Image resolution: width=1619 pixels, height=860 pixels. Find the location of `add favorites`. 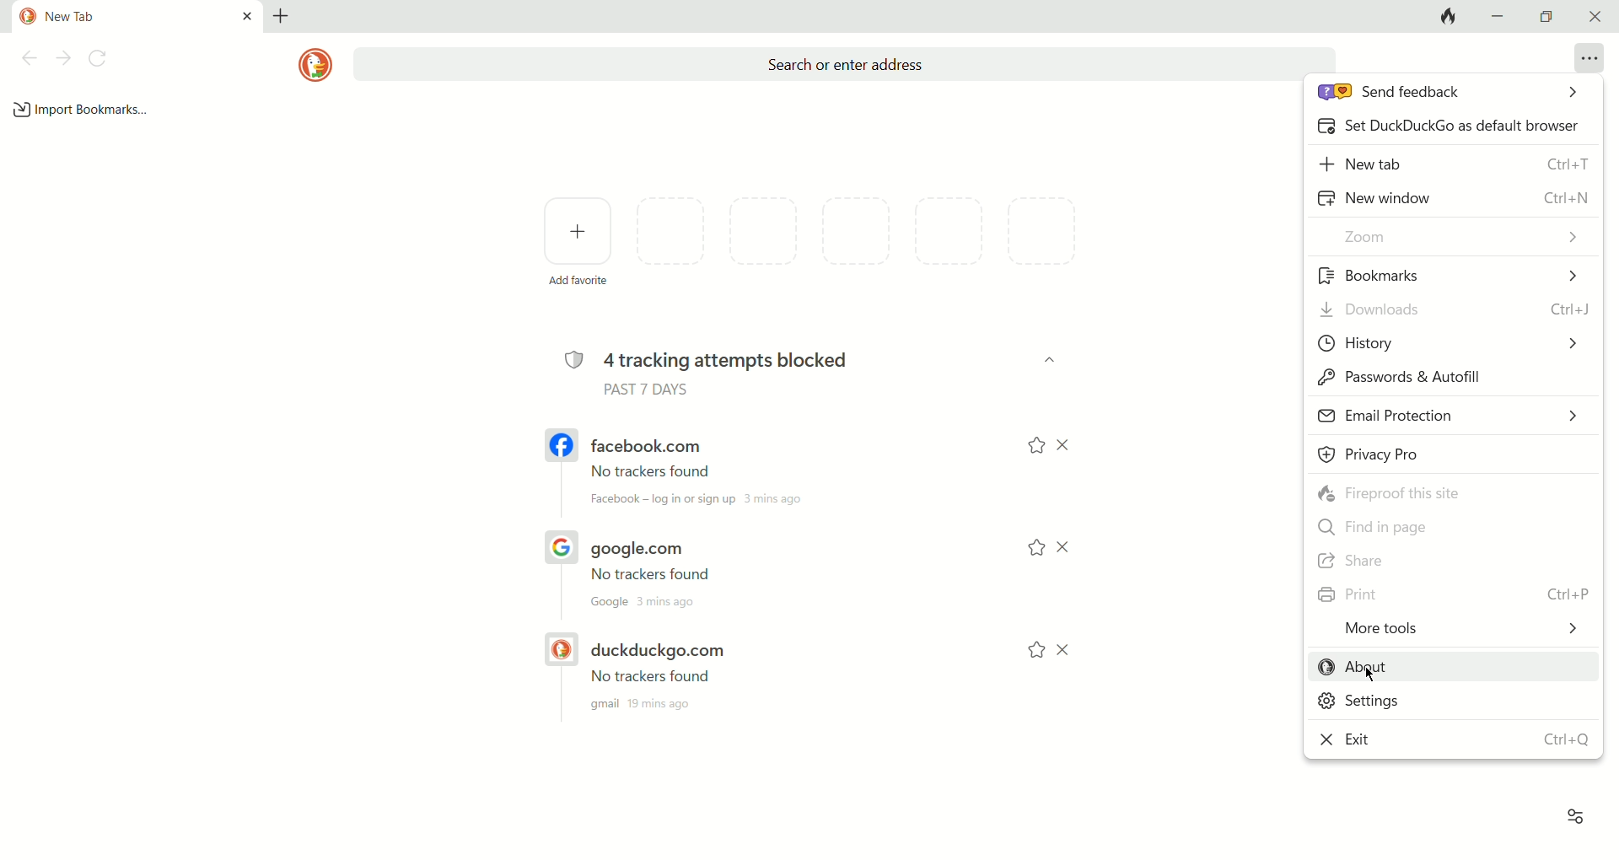

add favorites is located at coordinates (579, 242).